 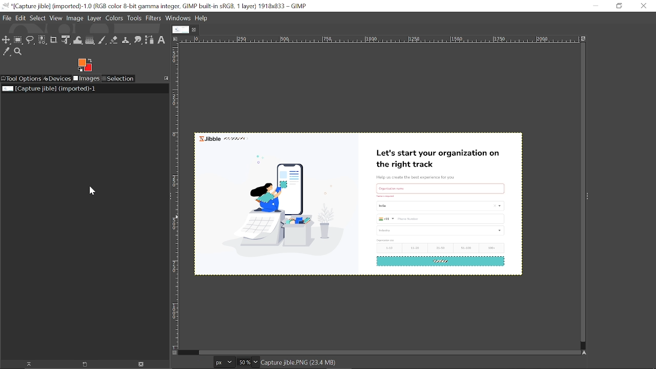 What do you see at coordinates (590, 197) in the screenshot?
I see `Sidebar menu` at bounding box center [590, 197].